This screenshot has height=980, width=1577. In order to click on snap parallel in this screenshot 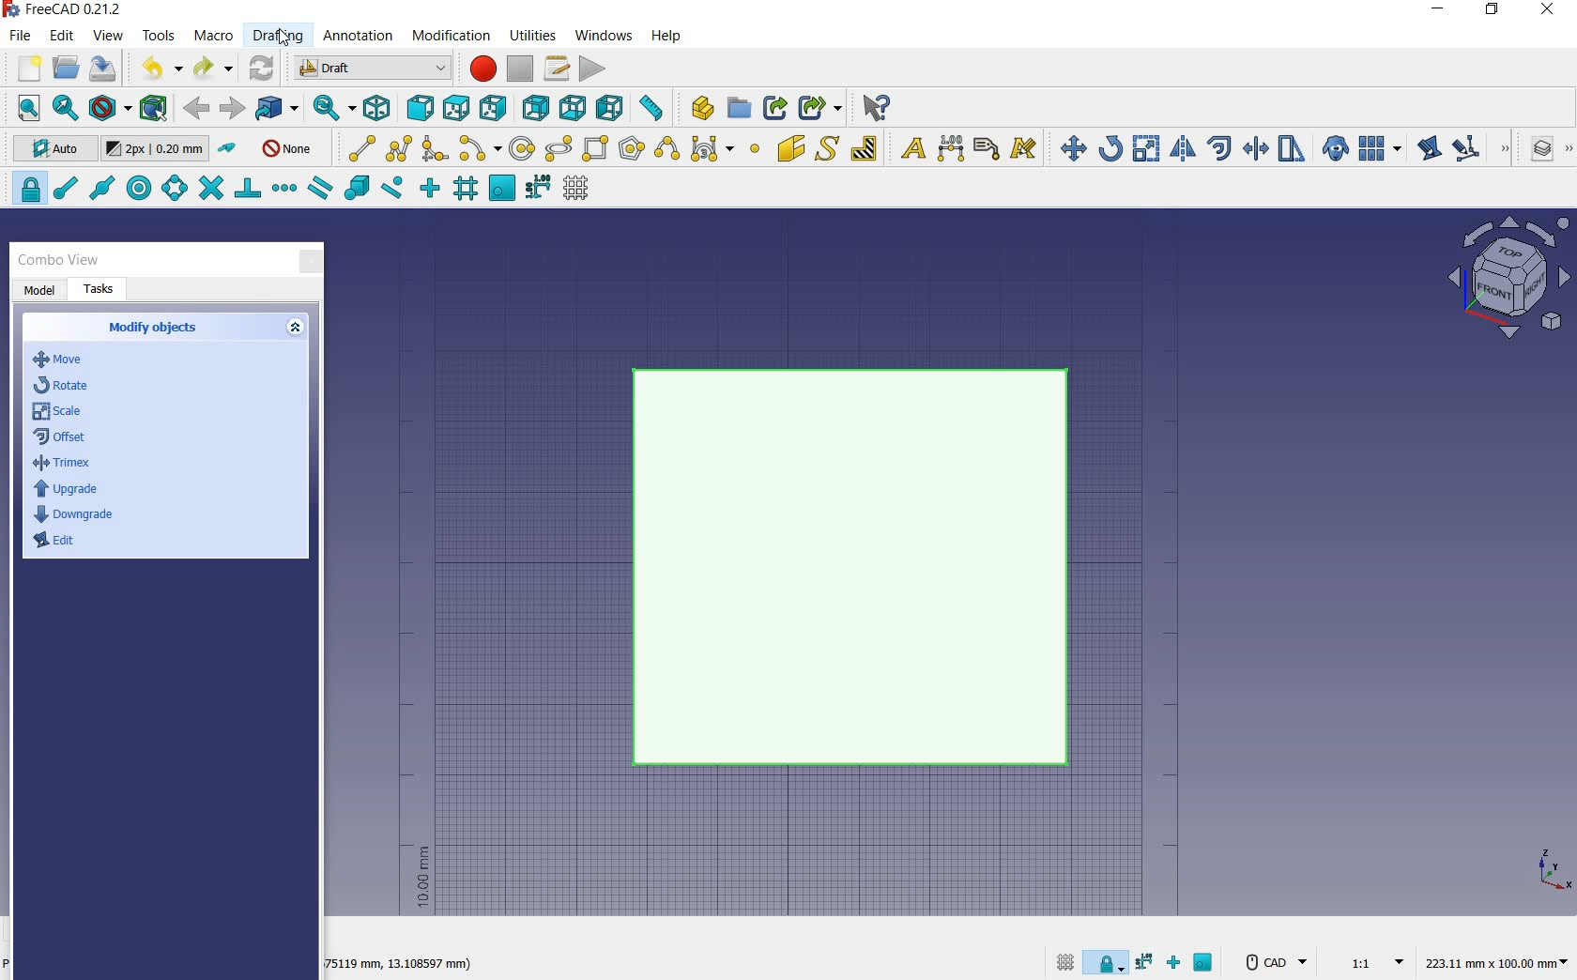, I will do `click(319, 189)`.